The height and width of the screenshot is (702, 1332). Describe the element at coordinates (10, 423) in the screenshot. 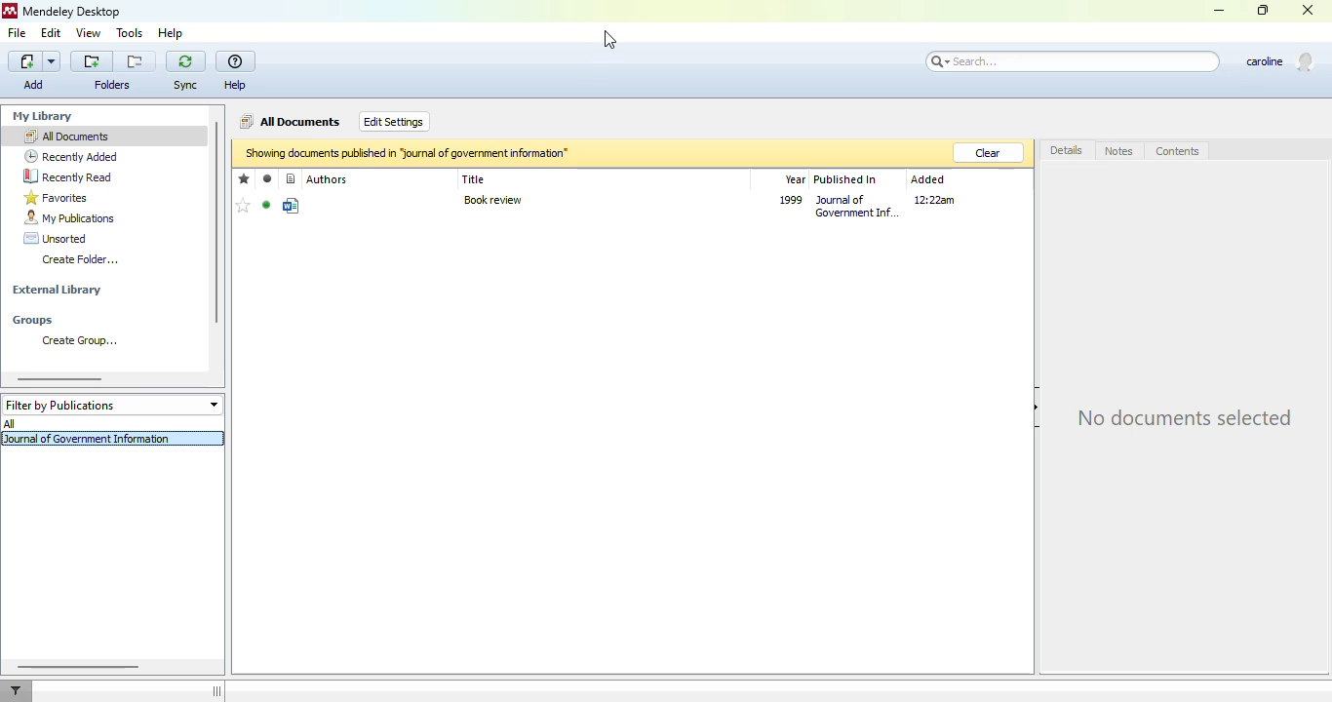

I see `all` at that location.